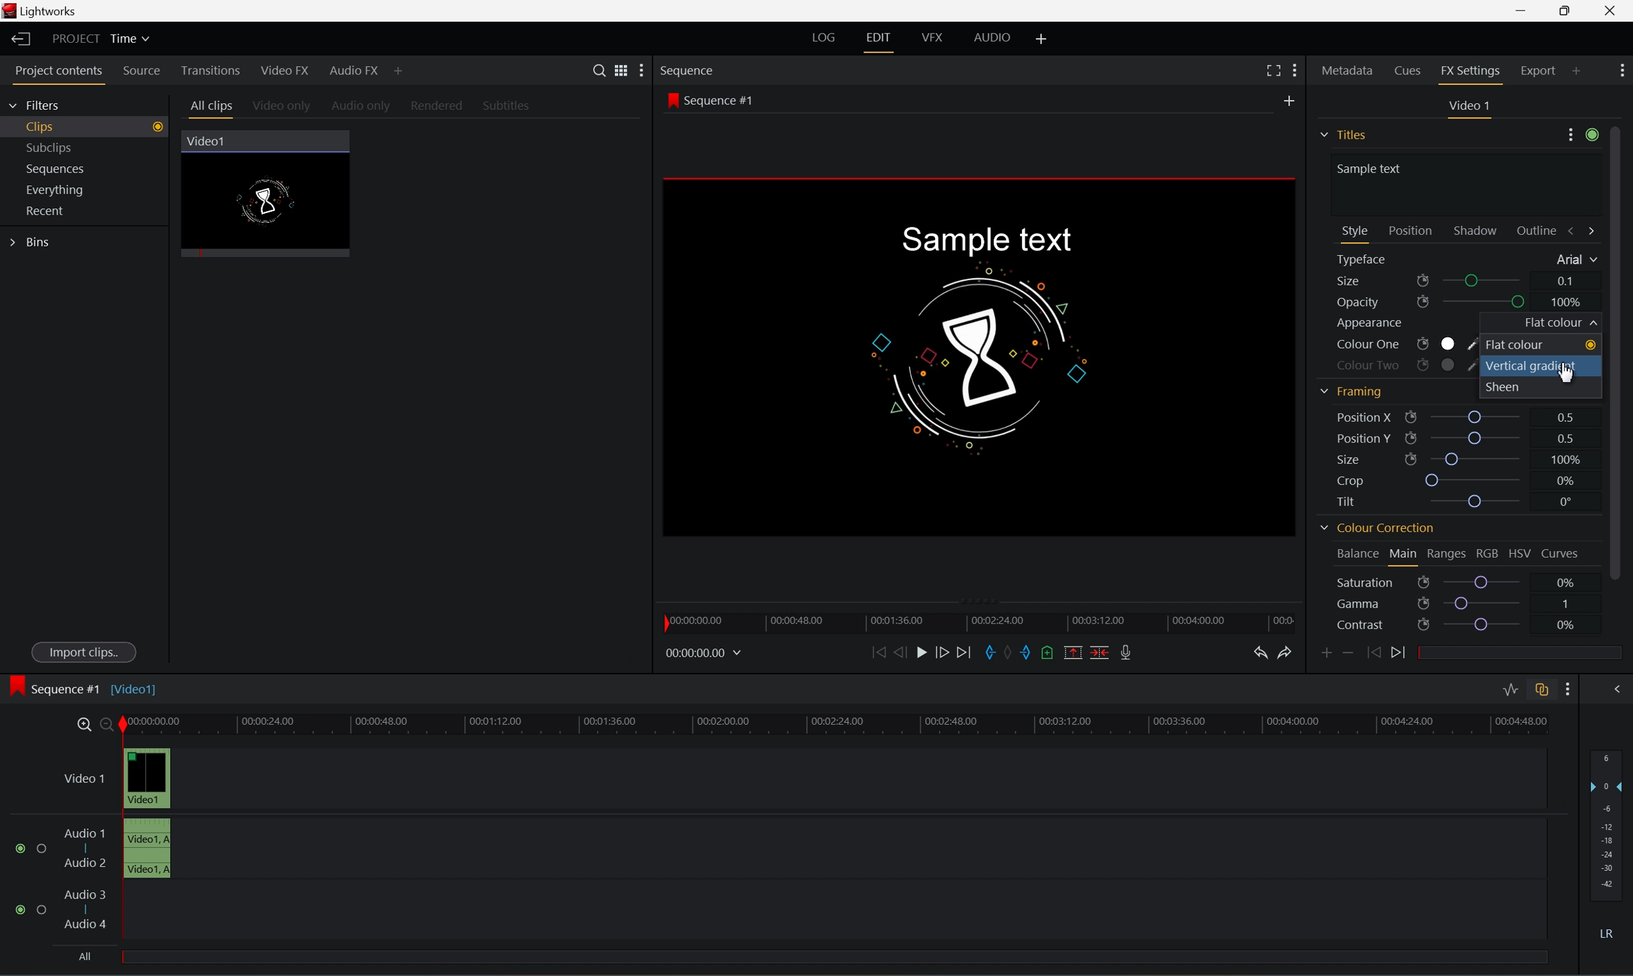  Describe the element at coordinates (1096, 652) in the screenshot. I see `delete/cut` at that location.